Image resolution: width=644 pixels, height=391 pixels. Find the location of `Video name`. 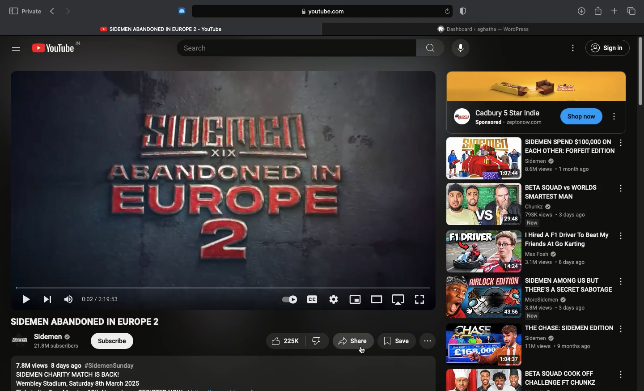

Video name is located at coordinates (531, 343).